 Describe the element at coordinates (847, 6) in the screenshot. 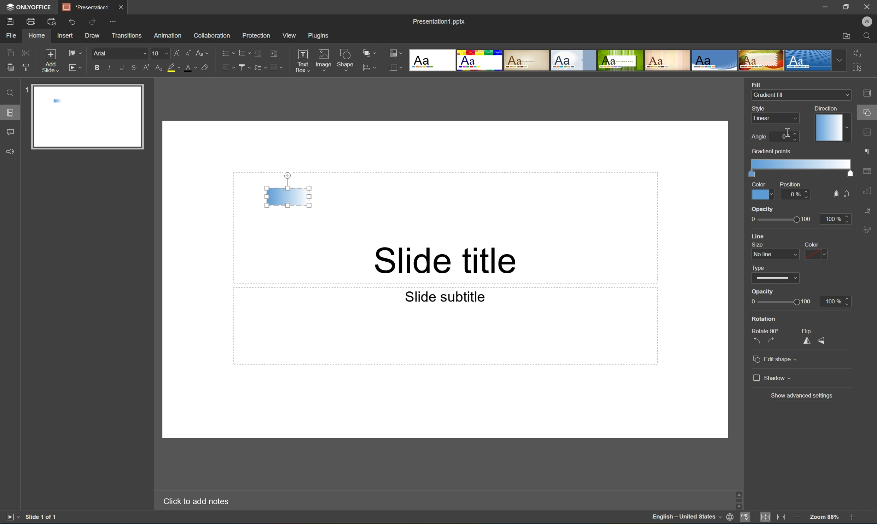

I see `Restore Down` at that location.